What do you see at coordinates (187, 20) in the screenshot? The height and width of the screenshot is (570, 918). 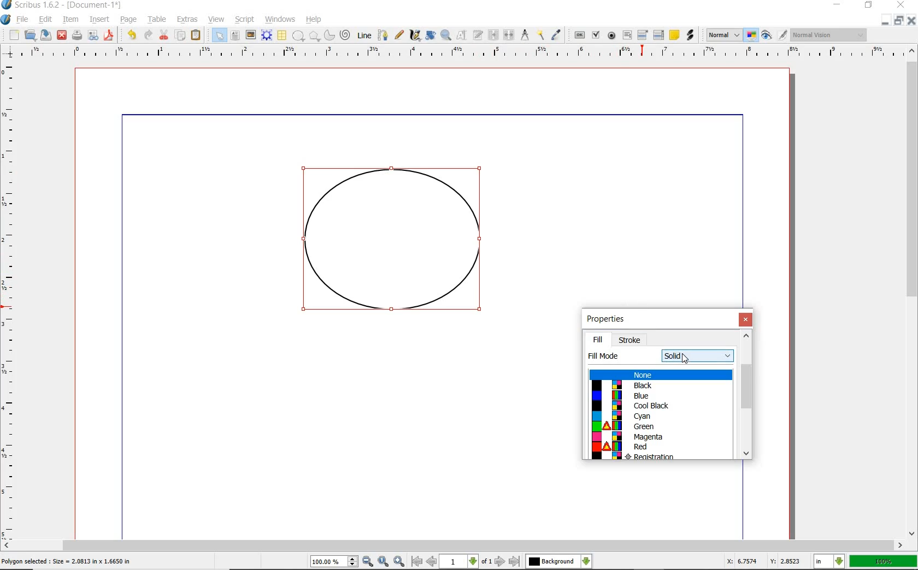 I see `EXTRAS` at bounding box center [187, 20].